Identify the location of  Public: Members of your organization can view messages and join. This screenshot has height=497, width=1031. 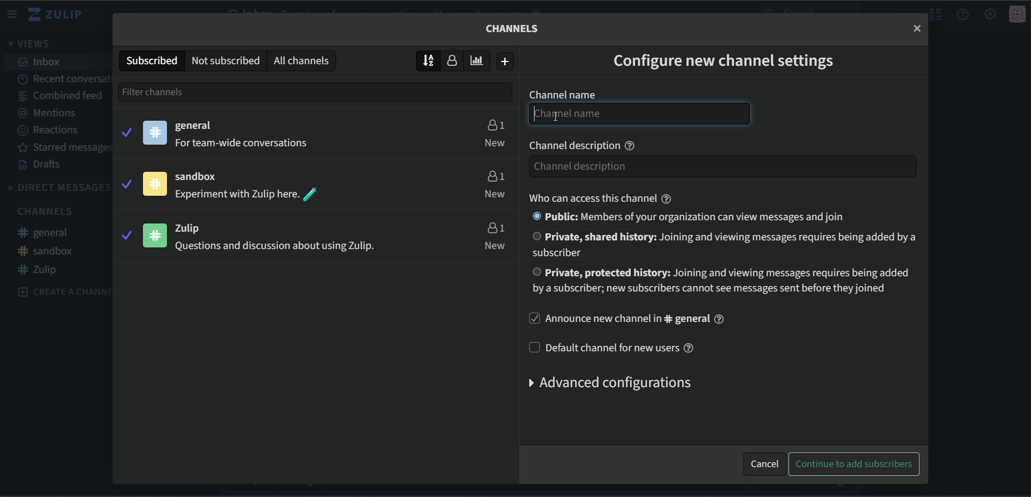
(692, 217).